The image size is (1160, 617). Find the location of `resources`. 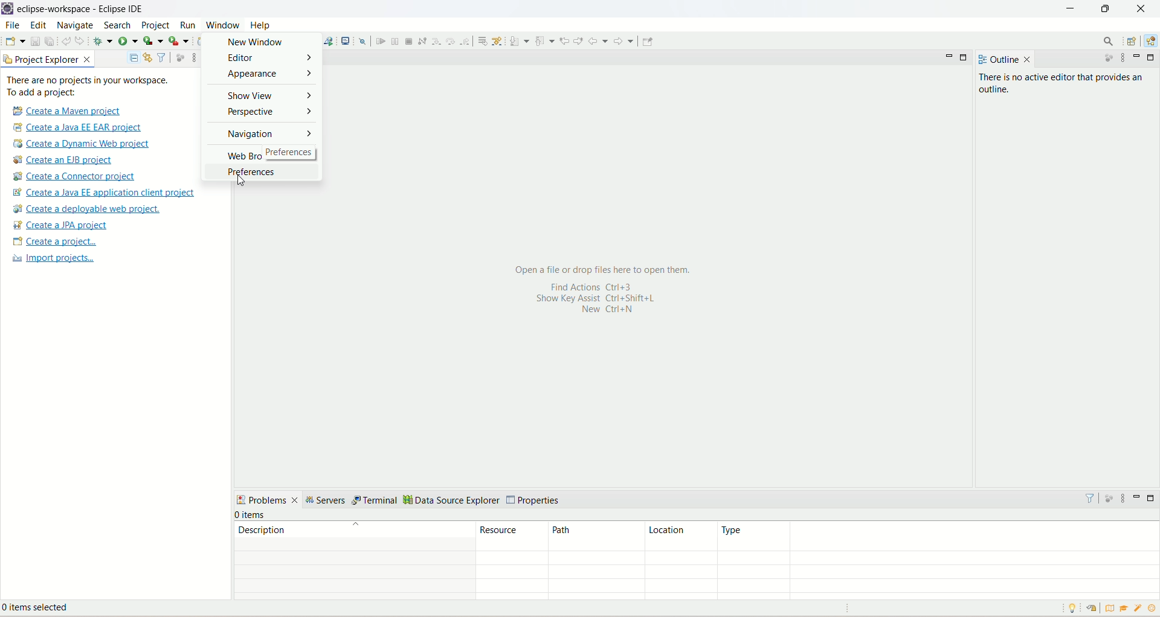

resources is located at coordinates (512, 536).